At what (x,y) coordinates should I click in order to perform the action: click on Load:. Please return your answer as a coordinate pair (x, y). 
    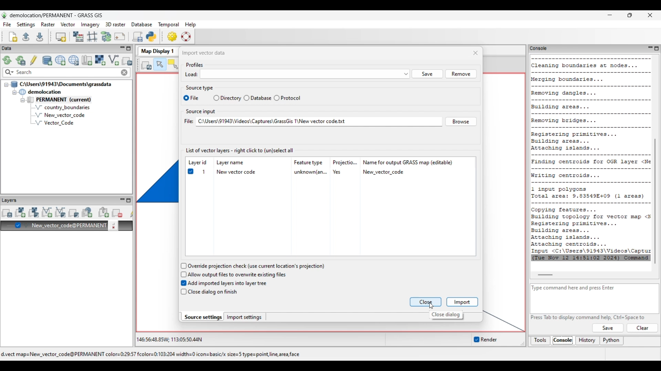
    Looking at the image, I should click on (191, 75).